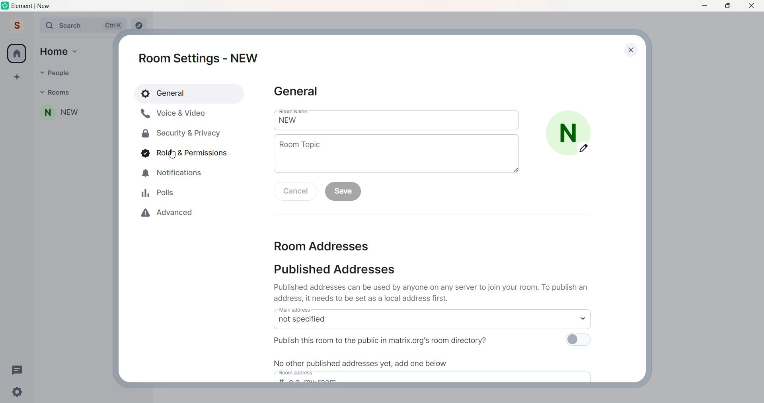  I want to click on user, so click(17, 25).